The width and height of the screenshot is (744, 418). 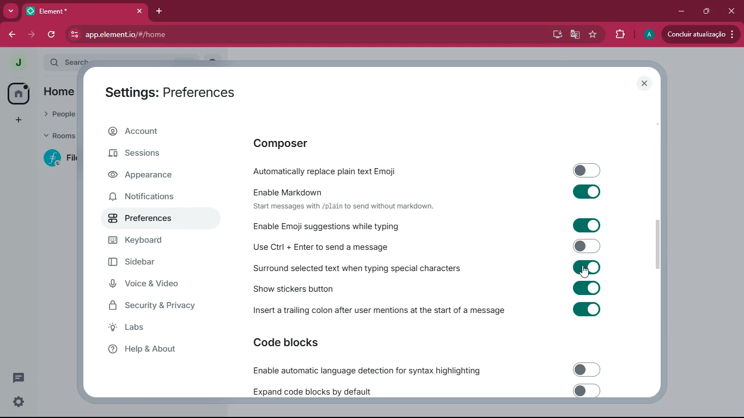 I want to click on back, so click(x=13, y=33).